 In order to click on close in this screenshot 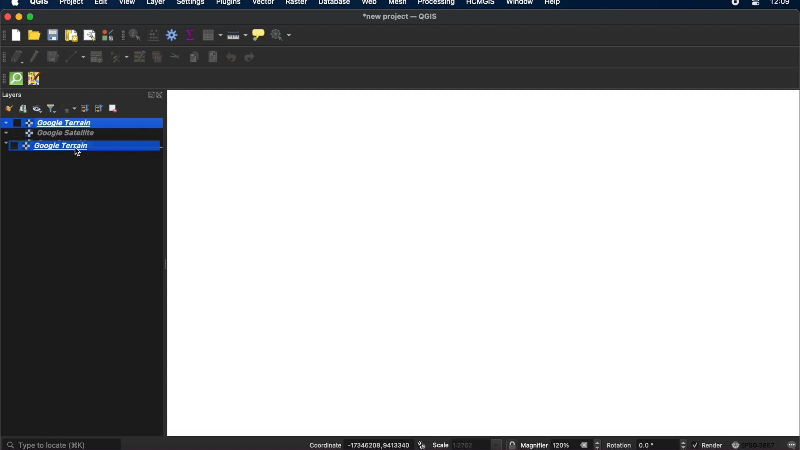, I will do `click(162, 95)`.